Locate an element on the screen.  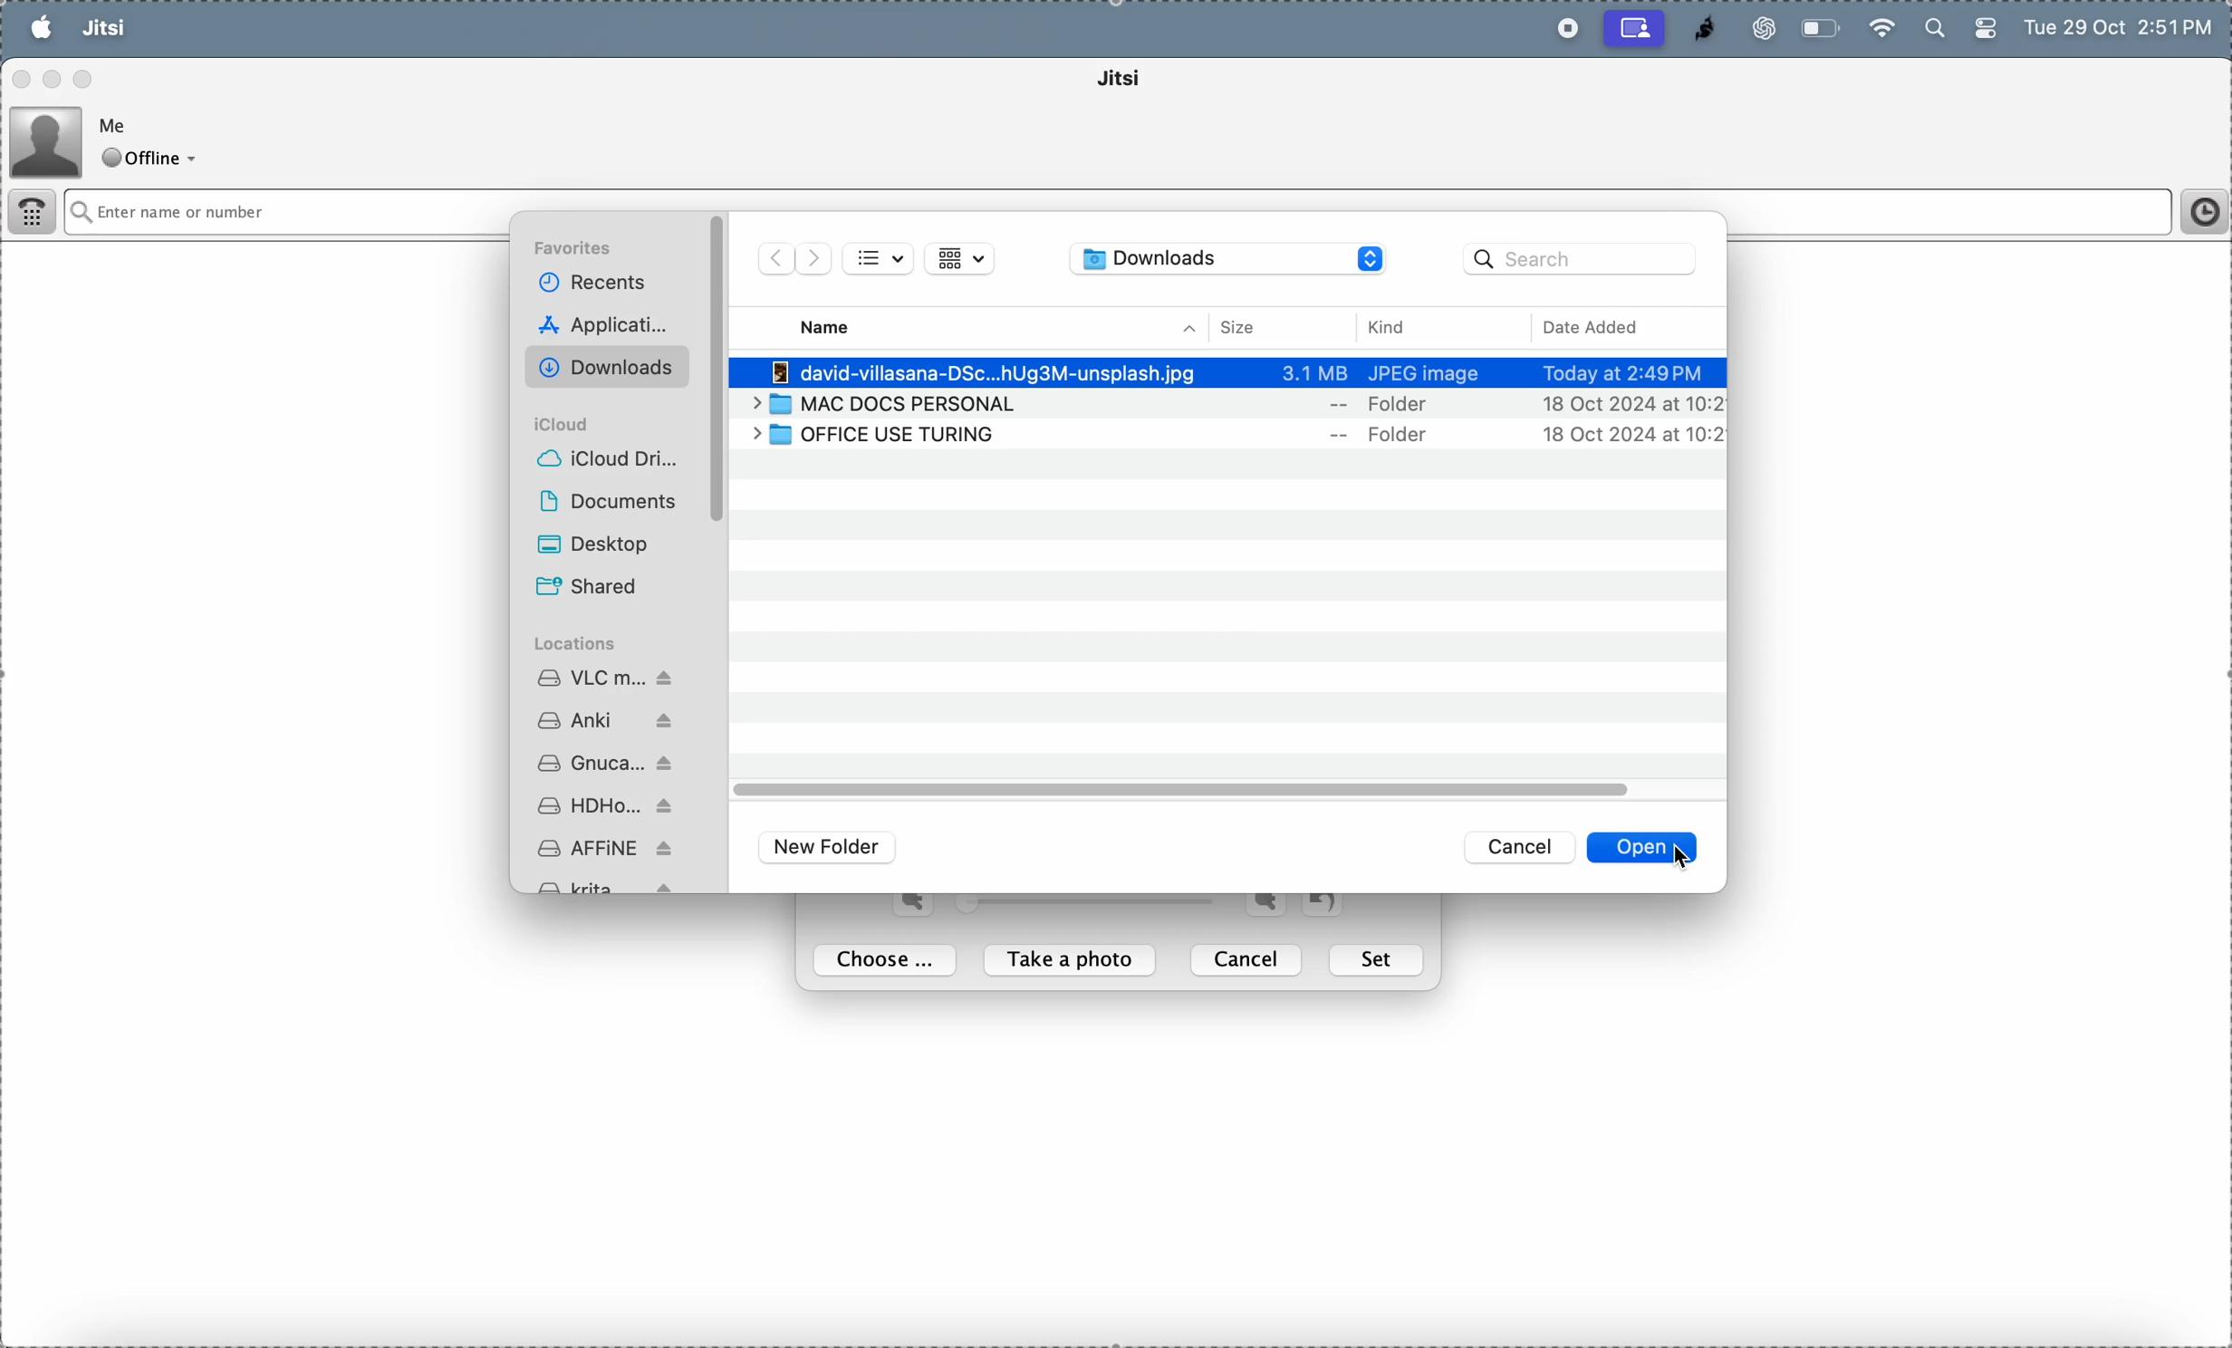
kind is located at coordinates (1419, 326).